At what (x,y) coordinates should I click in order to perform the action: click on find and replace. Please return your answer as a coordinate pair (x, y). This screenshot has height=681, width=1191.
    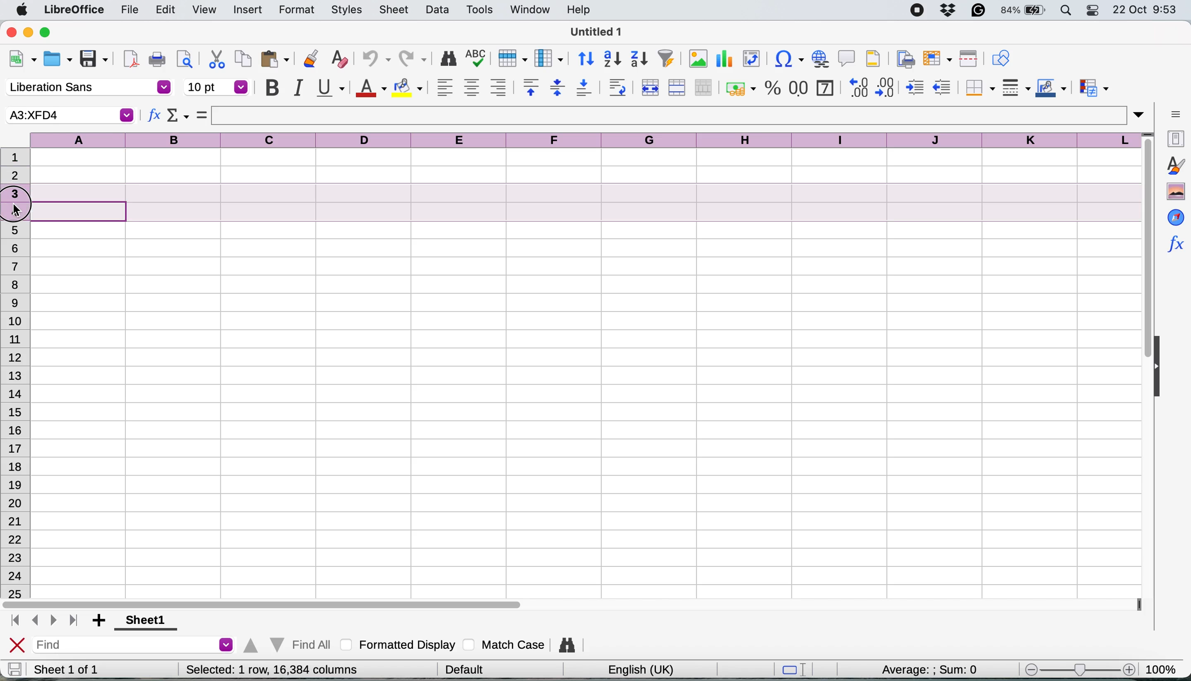
    Looking at the image, I should click on (449, 58).